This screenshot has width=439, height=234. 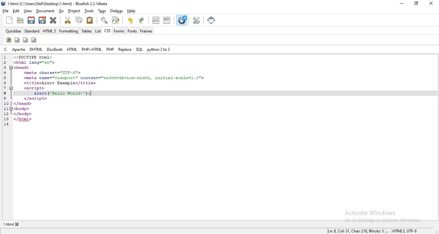 I want to click on css, so click(x=107, y=31).